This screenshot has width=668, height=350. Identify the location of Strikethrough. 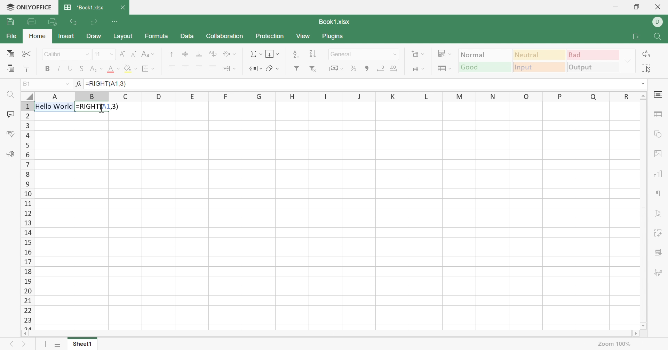
(81, 68).